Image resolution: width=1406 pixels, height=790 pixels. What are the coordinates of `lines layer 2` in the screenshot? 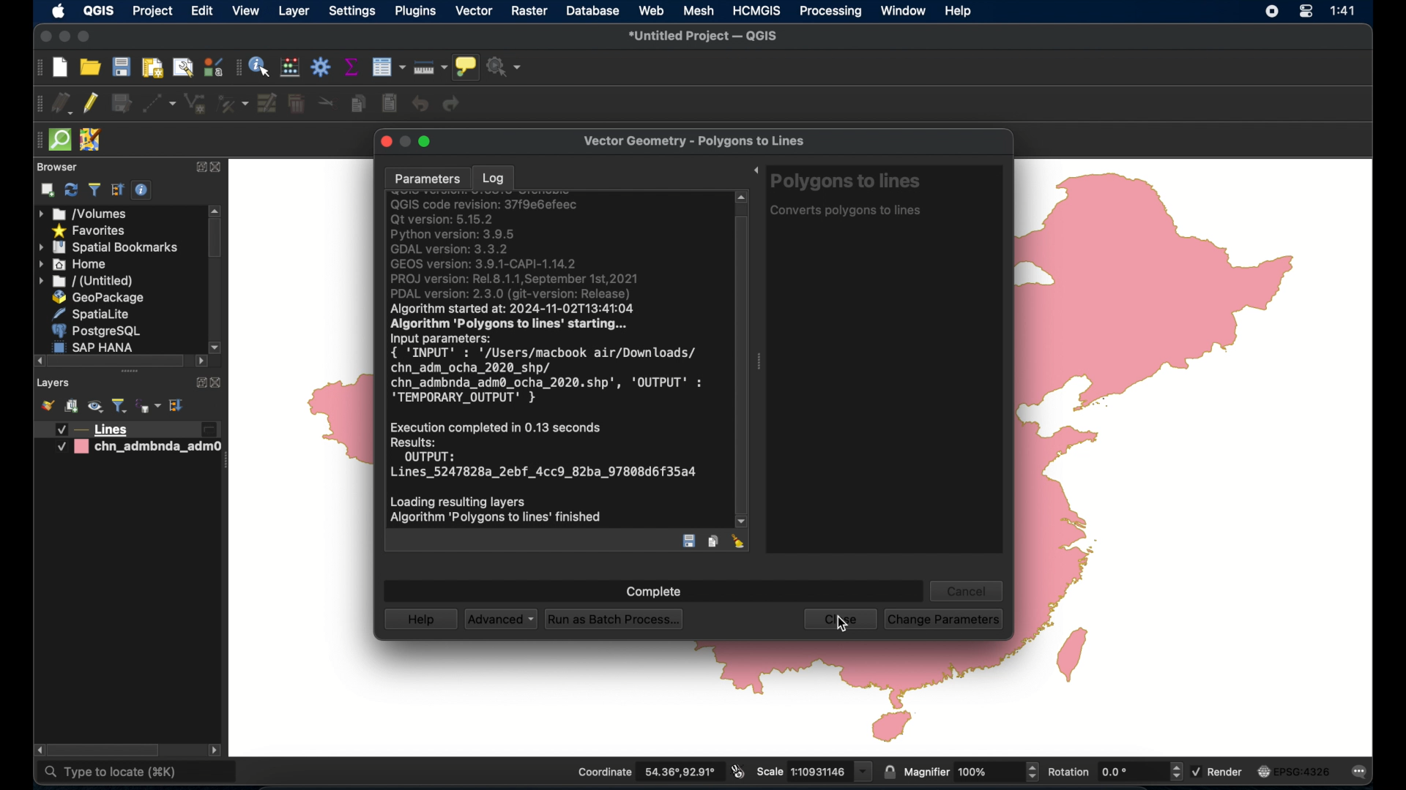 It's located at (137, 428).